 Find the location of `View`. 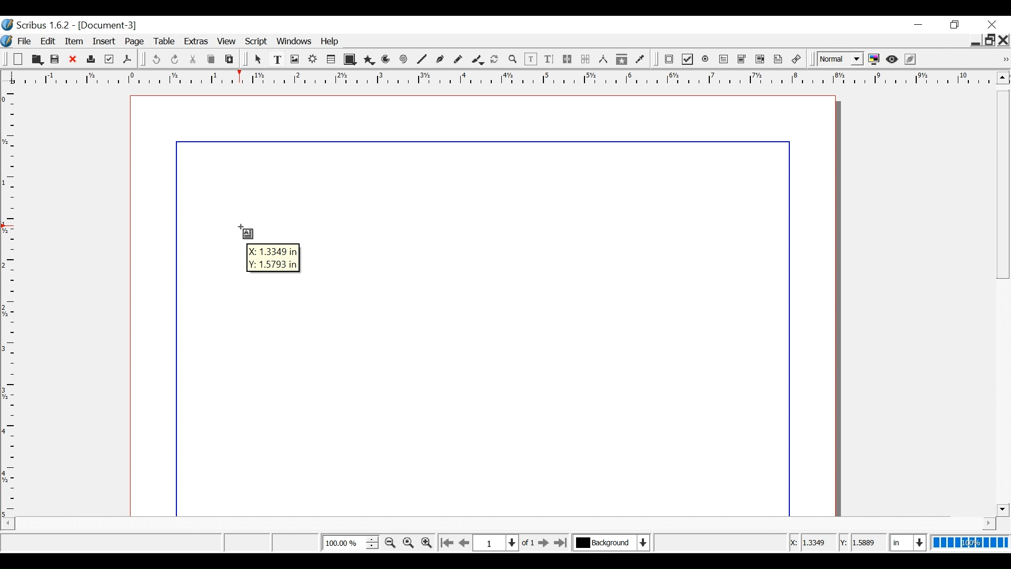

View is located at coordinates (227, 41).